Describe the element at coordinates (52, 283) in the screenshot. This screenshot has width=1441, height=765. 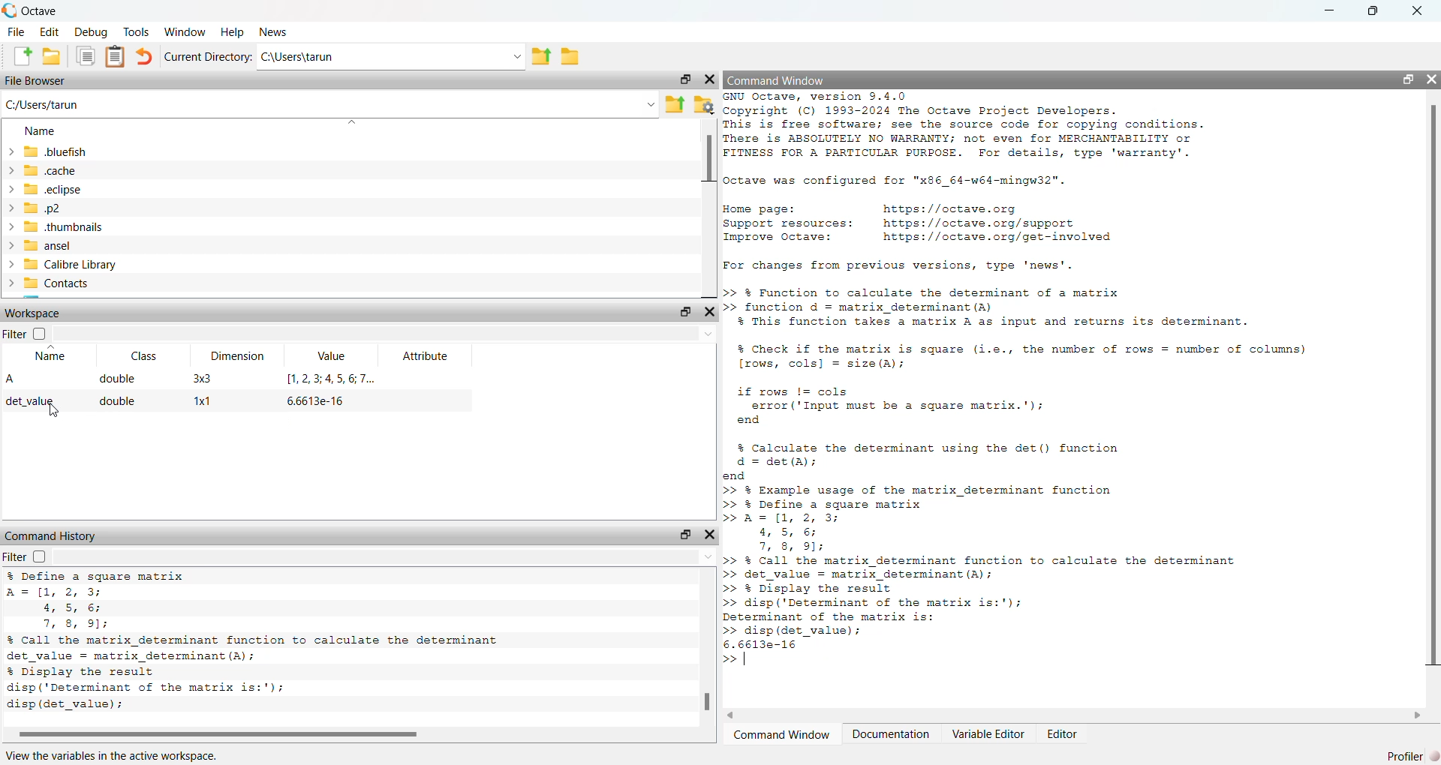
I see `contacts` at that location.